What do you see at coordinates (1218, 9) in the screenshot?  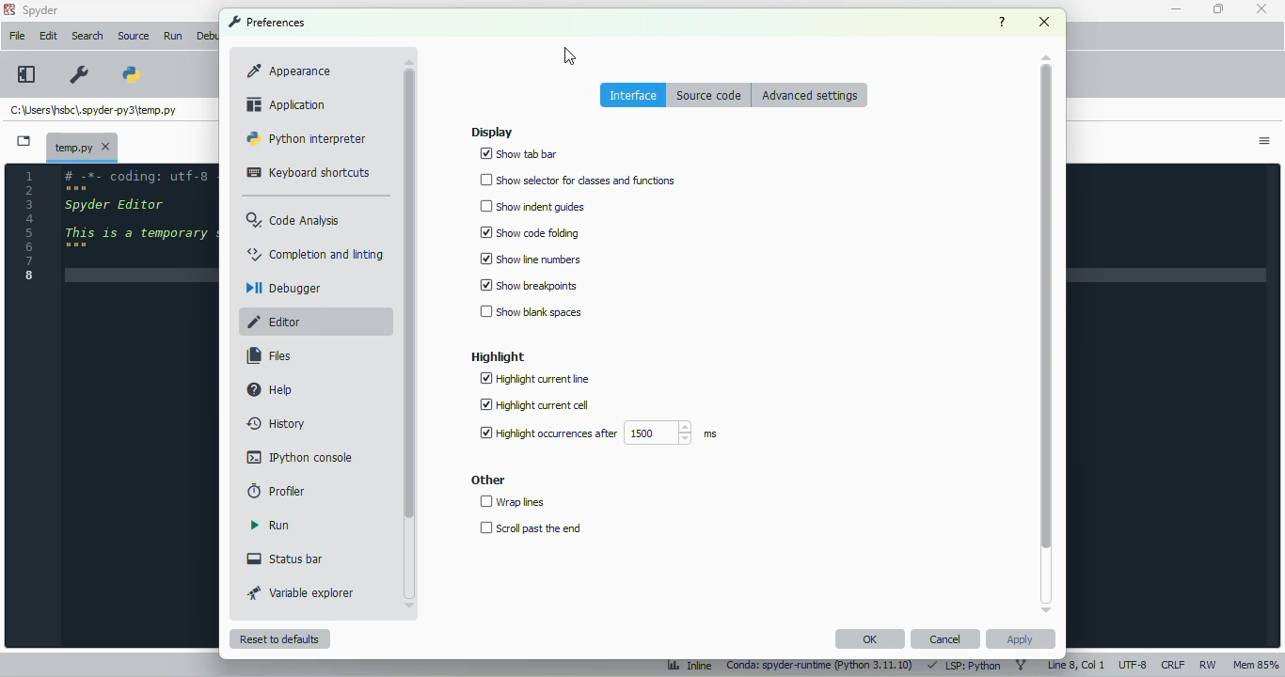 I see `maximize` at bounding box center [1218, 9].